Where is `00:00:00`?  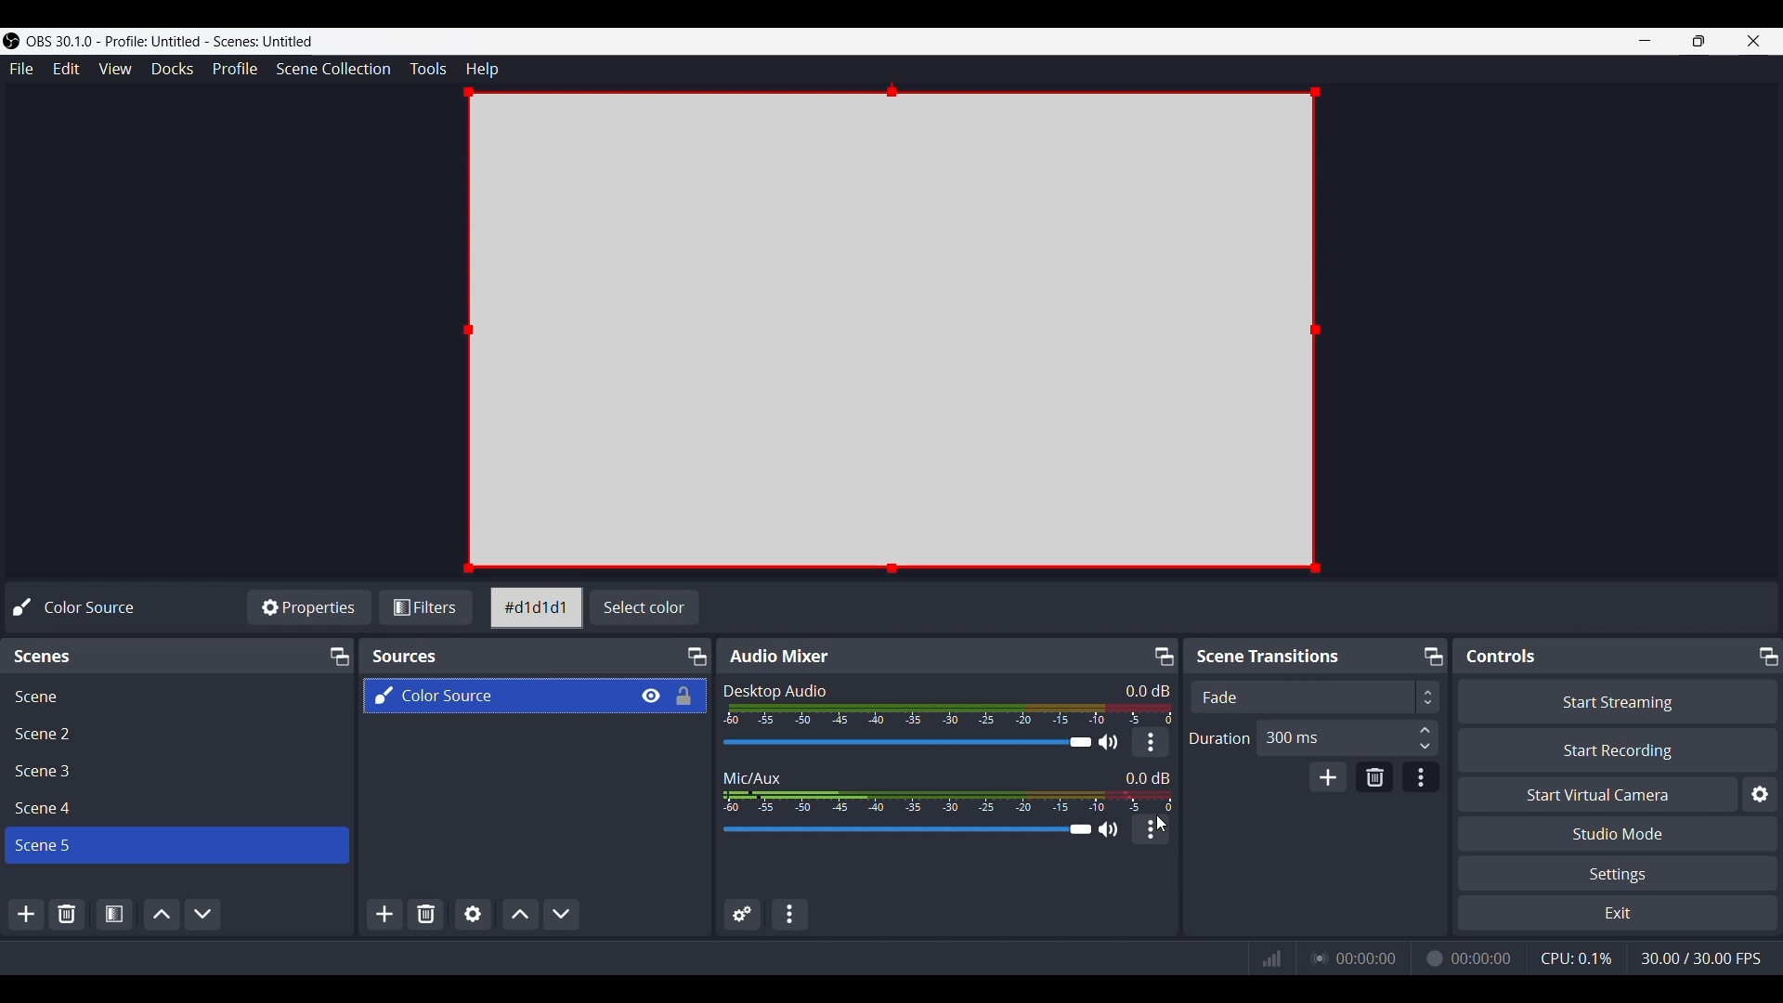 00:00:00 is located at coordinates (1483, 958).